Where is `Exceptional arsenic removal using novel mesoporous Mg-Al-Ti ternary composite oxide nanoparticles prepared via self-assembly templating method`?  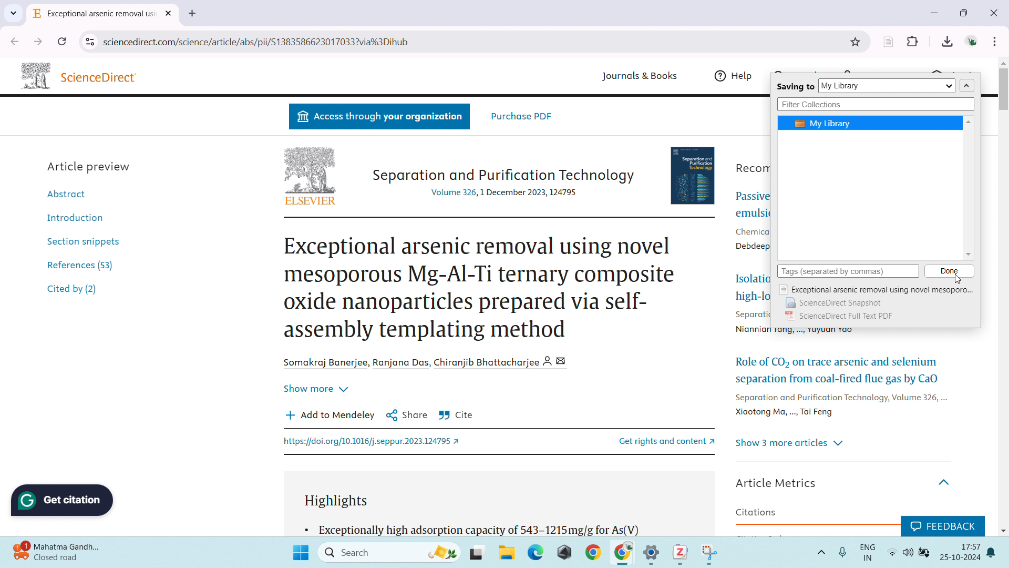
Exceptional arsenic removal using novel mesoporous Mg-Al-Ti ternary composite oxide nanoparticles prepared via self-assembly templating method is located at coordinates (480, 288).